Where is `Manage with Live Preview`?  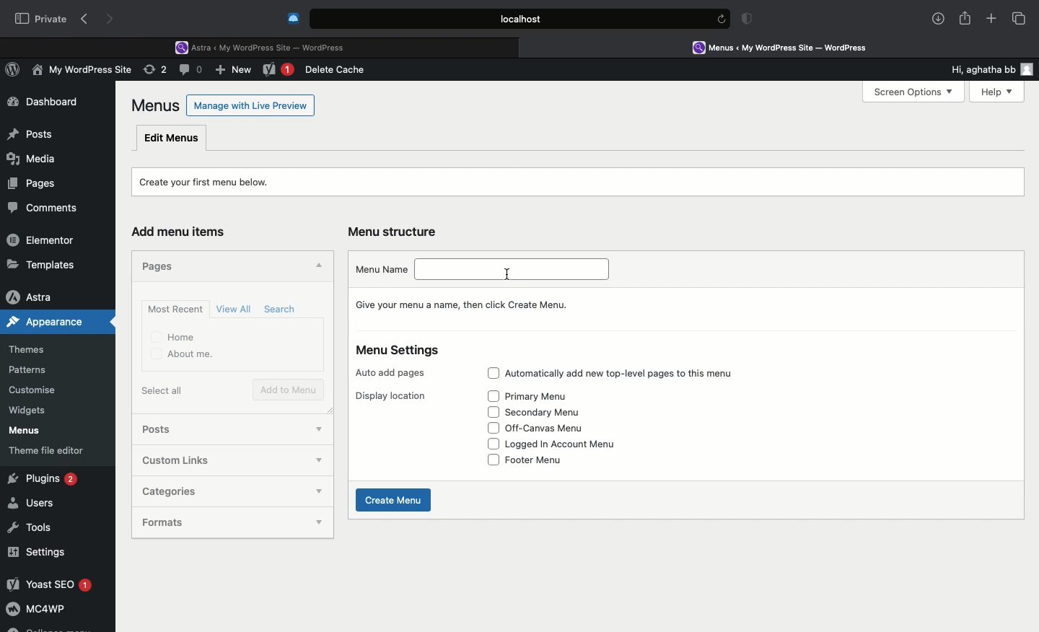
Manage with Live Preview is located at coordinates (251, 105).